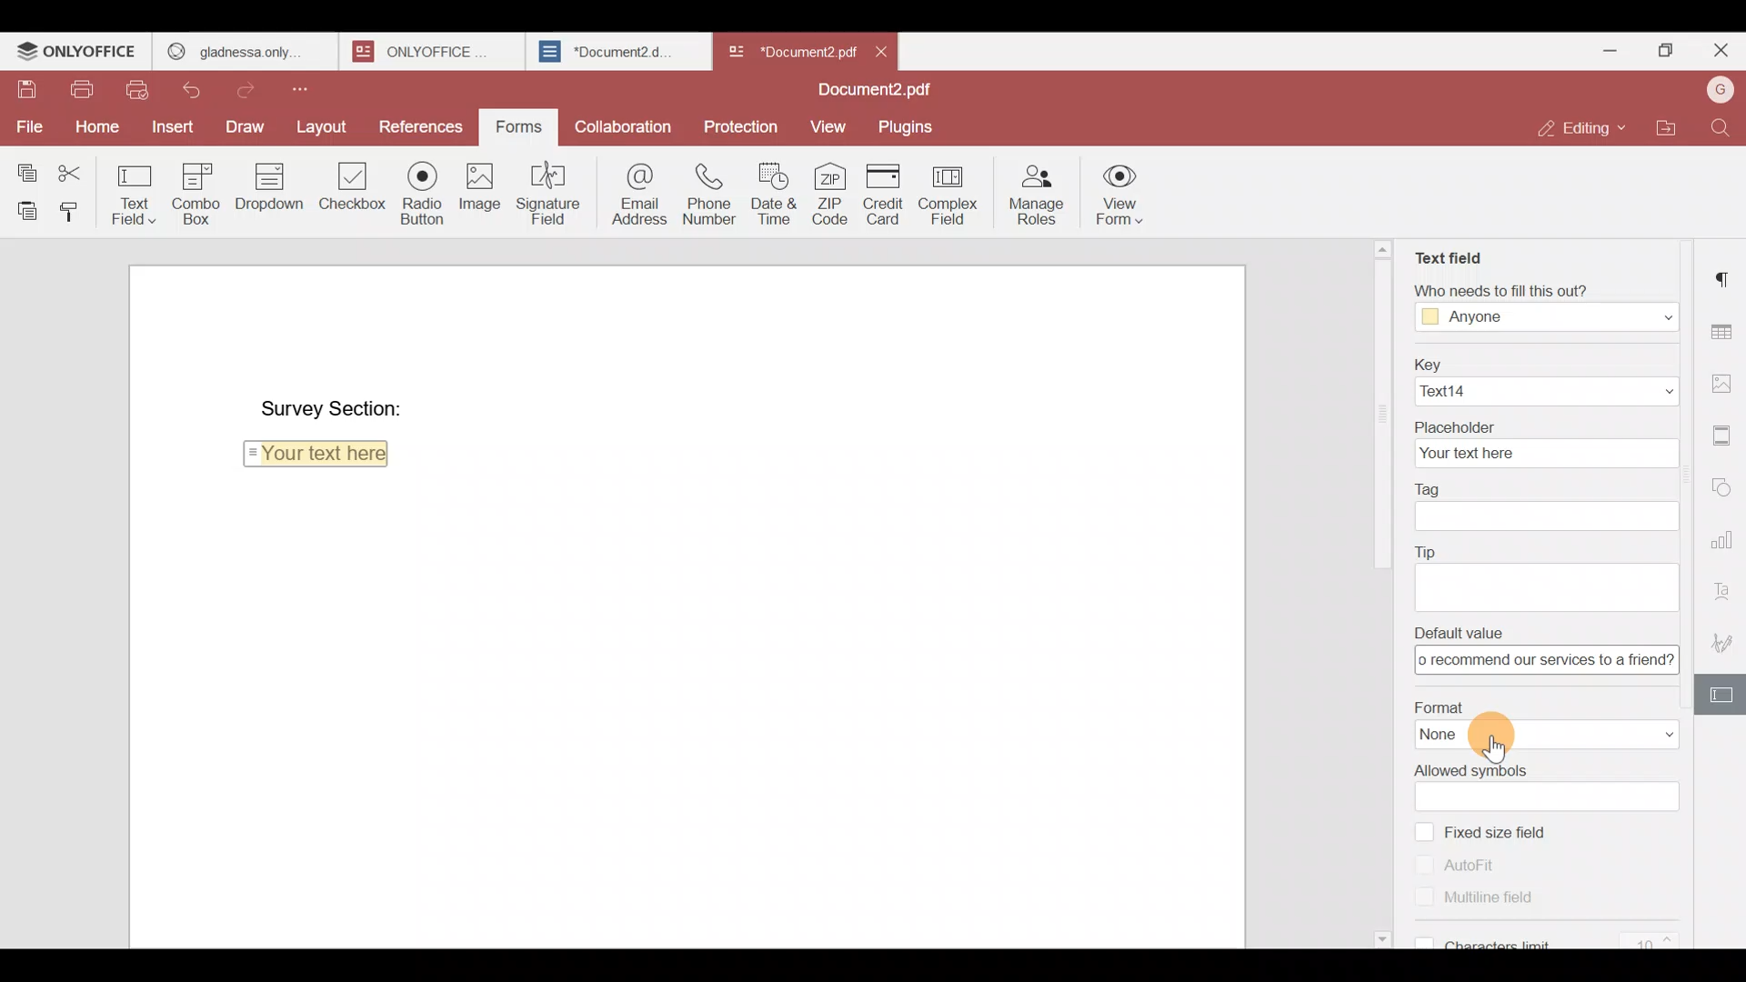  What do you see at coordinates (348, 191) in the screenshot?
I see `Checkbox` at bounding box center [348, 191].